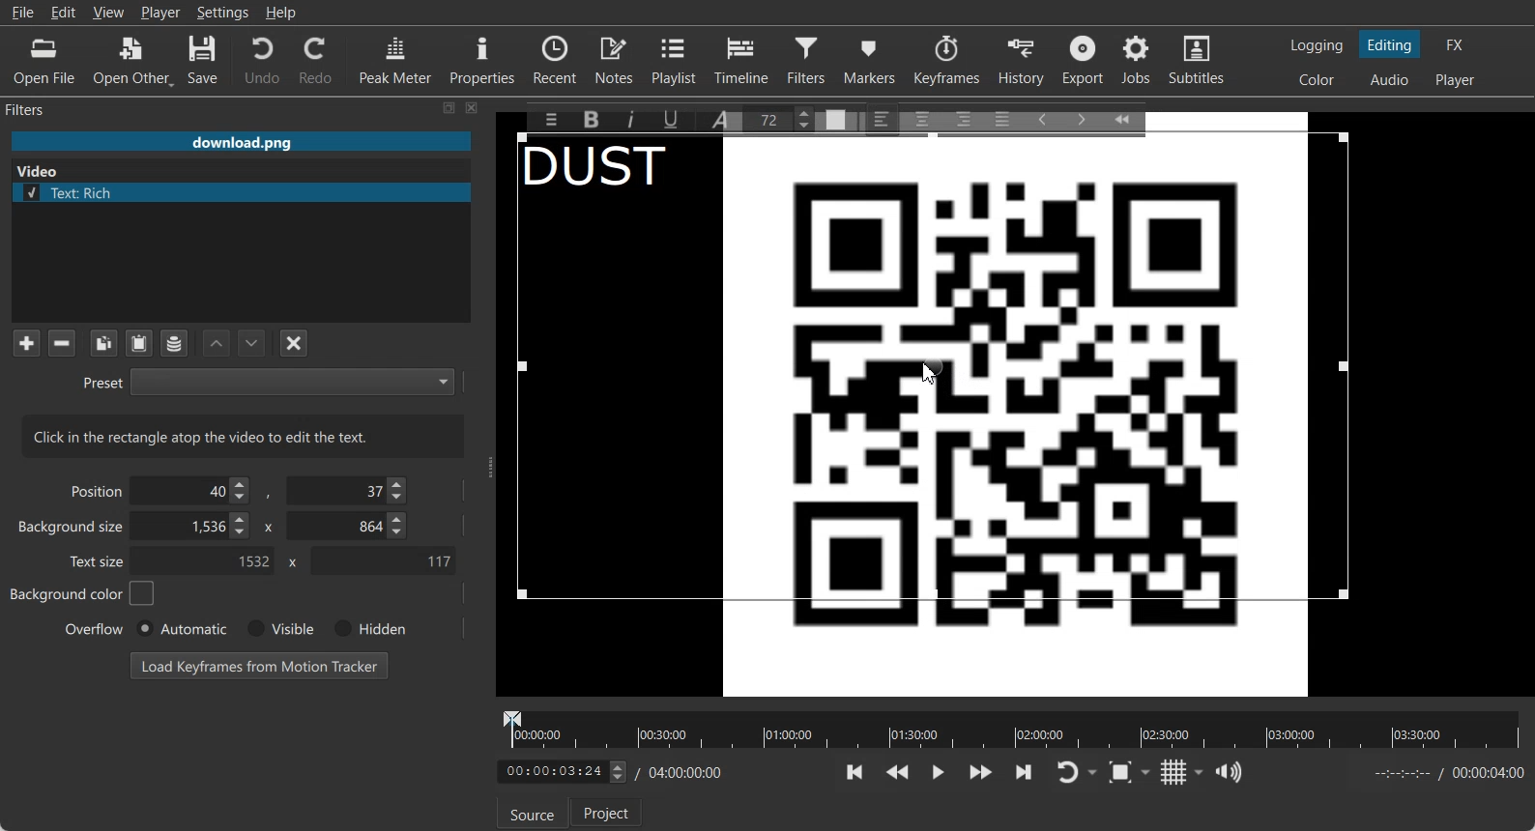 The height and width of the screenshot is (831, 1535). Describe the element at coordinates (72, 530) in the screenshot. I see `Background size` at that location.